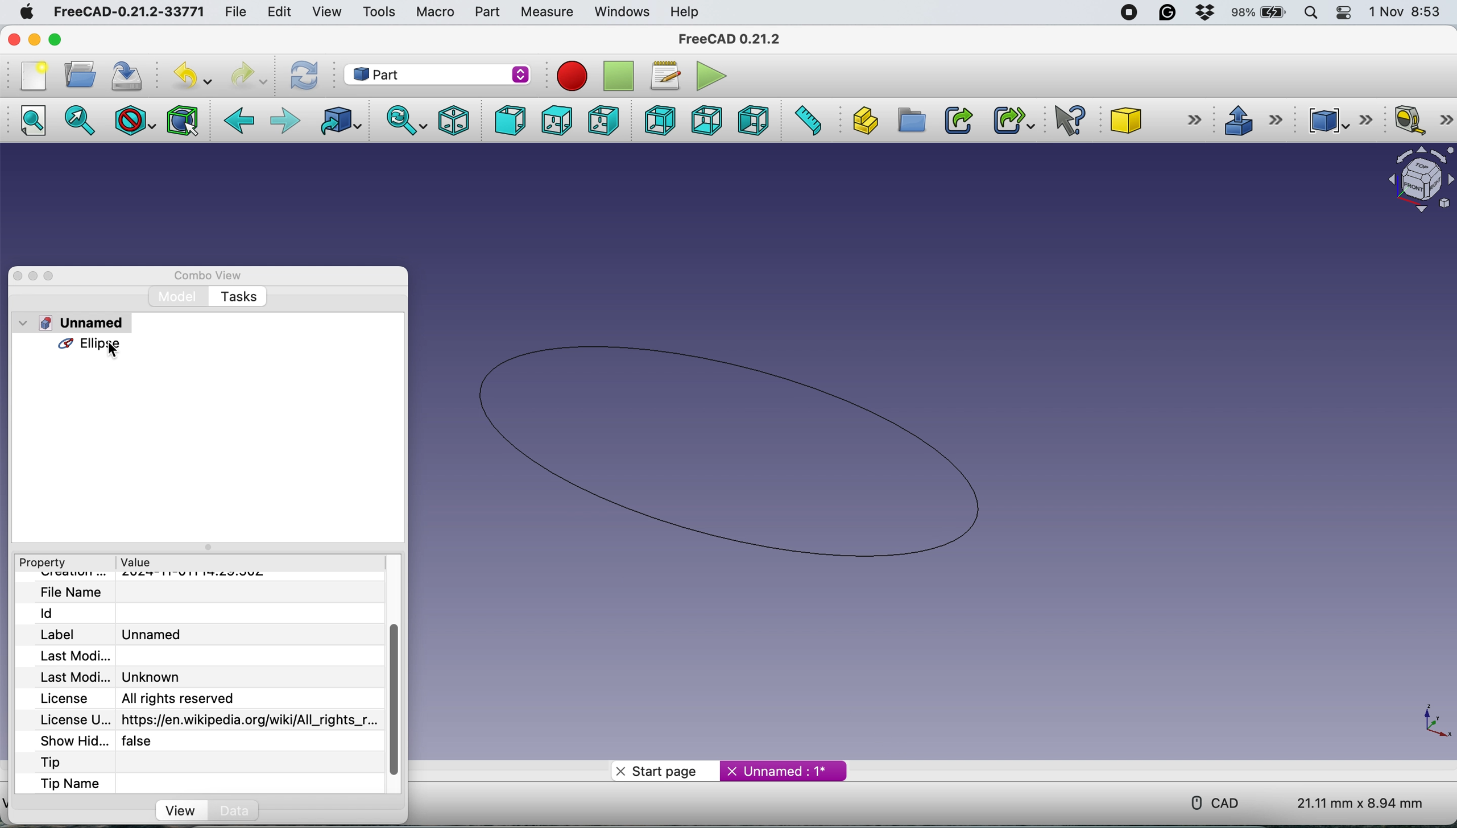  What do you see at coordinates (1433, 725) in the screenshot?
I see `xy coordinate` at bounding box center [1433, 725].